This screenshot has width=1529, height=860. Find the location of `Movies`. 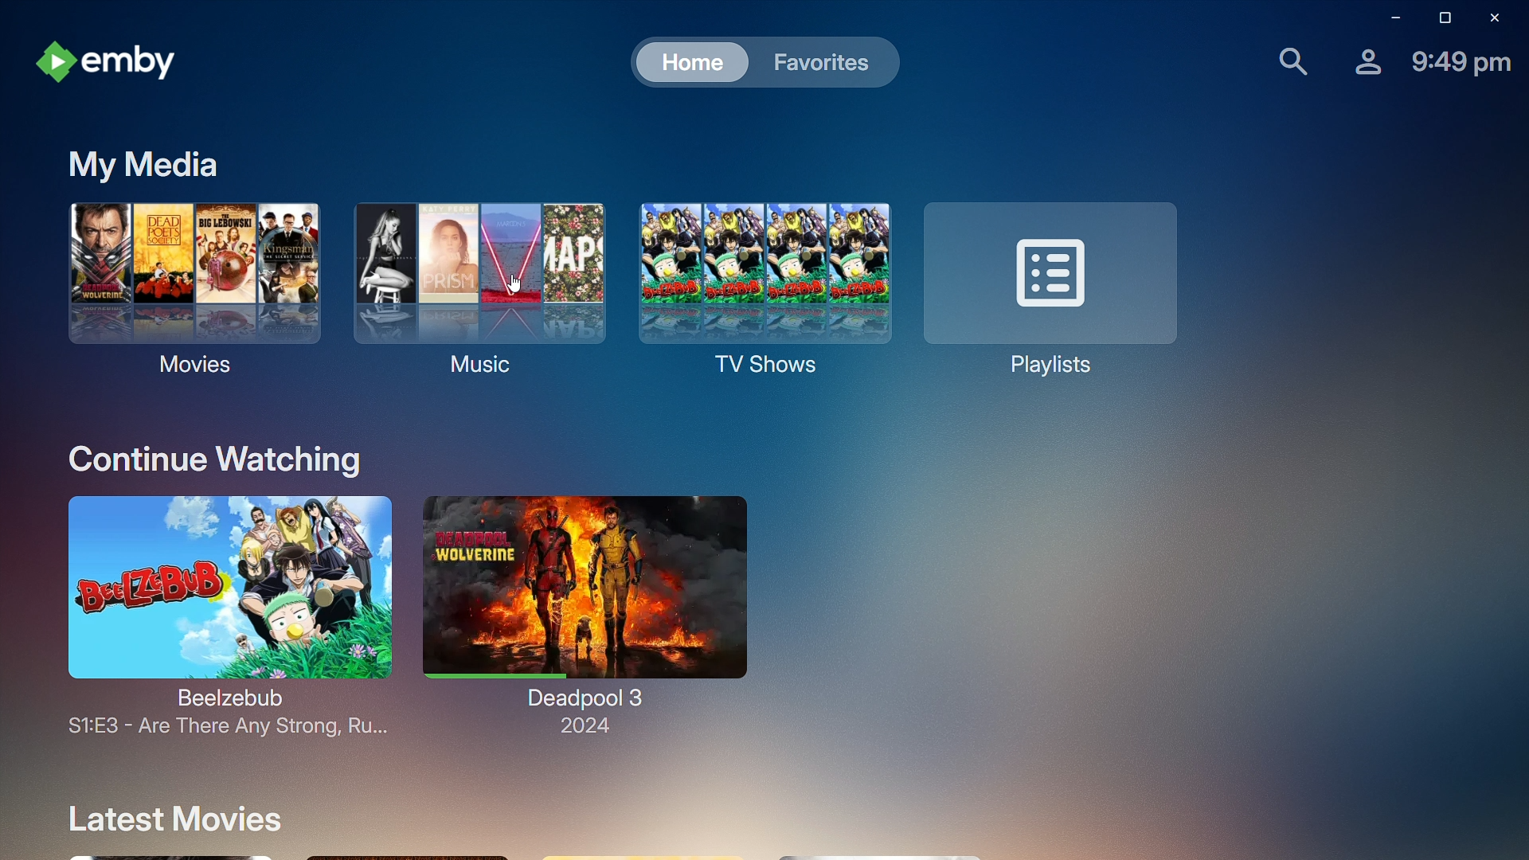

Movies is located at coordinates (191, 285).